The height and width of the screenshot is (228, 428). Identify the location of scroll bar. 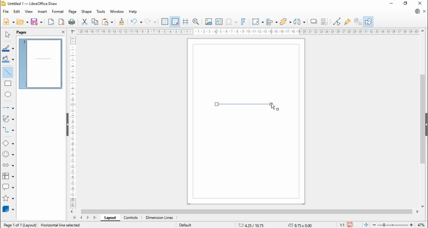
(246, 212).